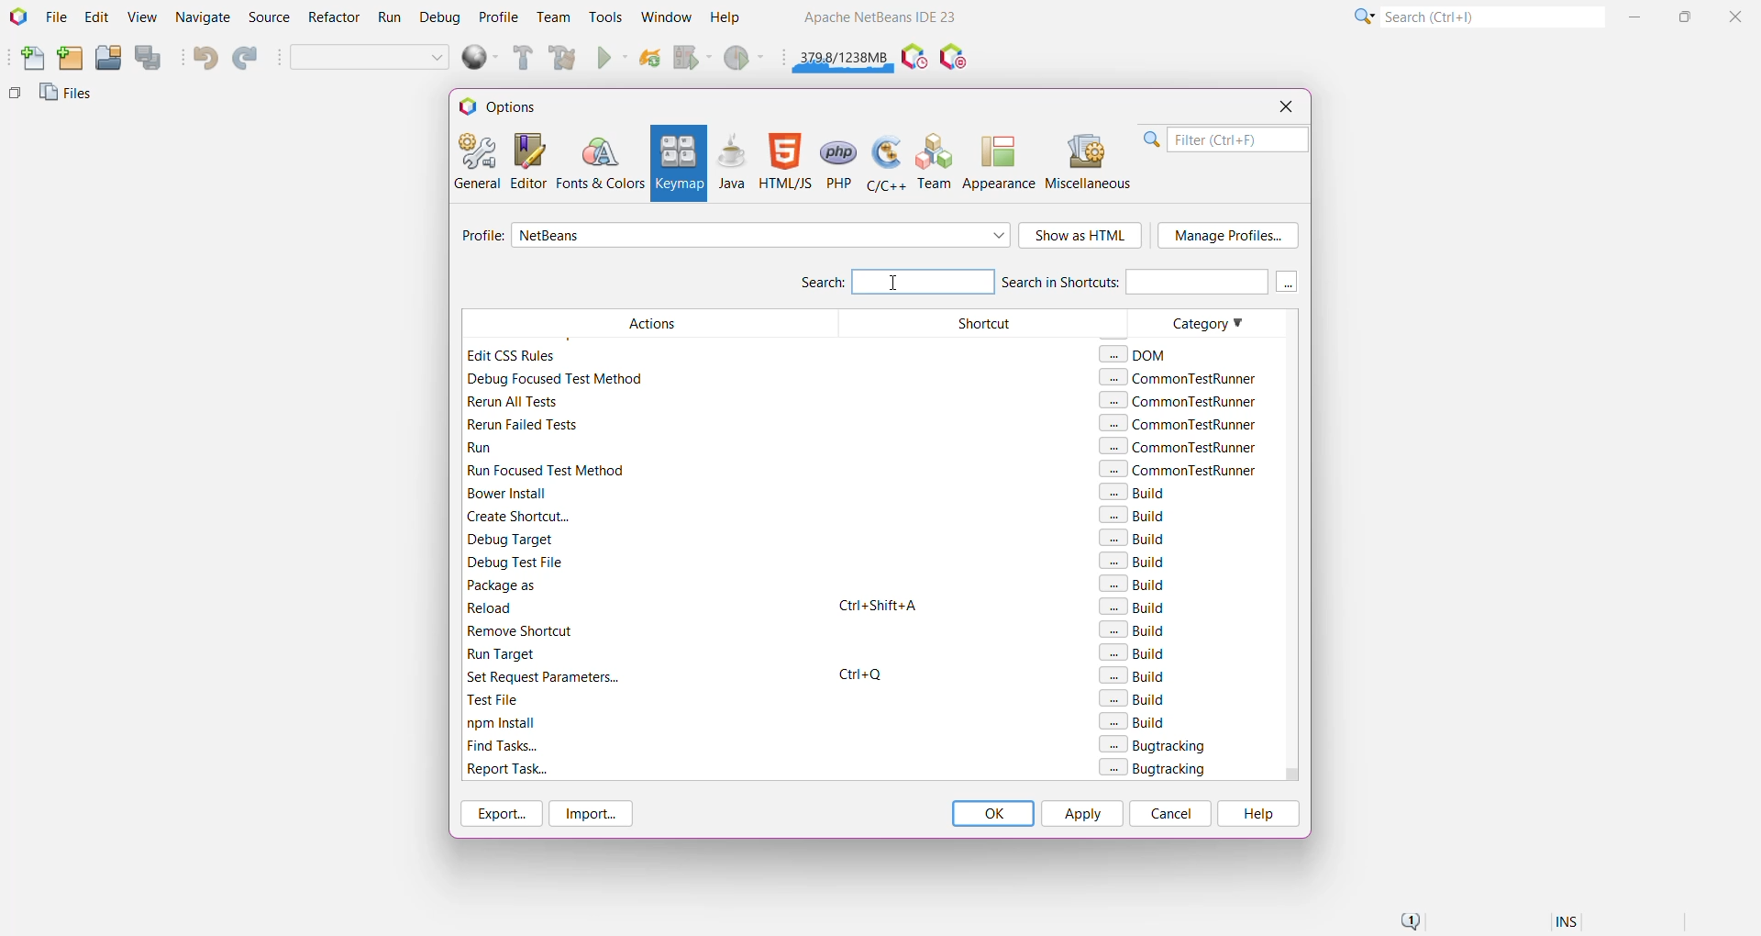  What do you see at coordinates (520, 58) in the screenshot?
I see `Build Main Project` at bounding box center [520, 58].